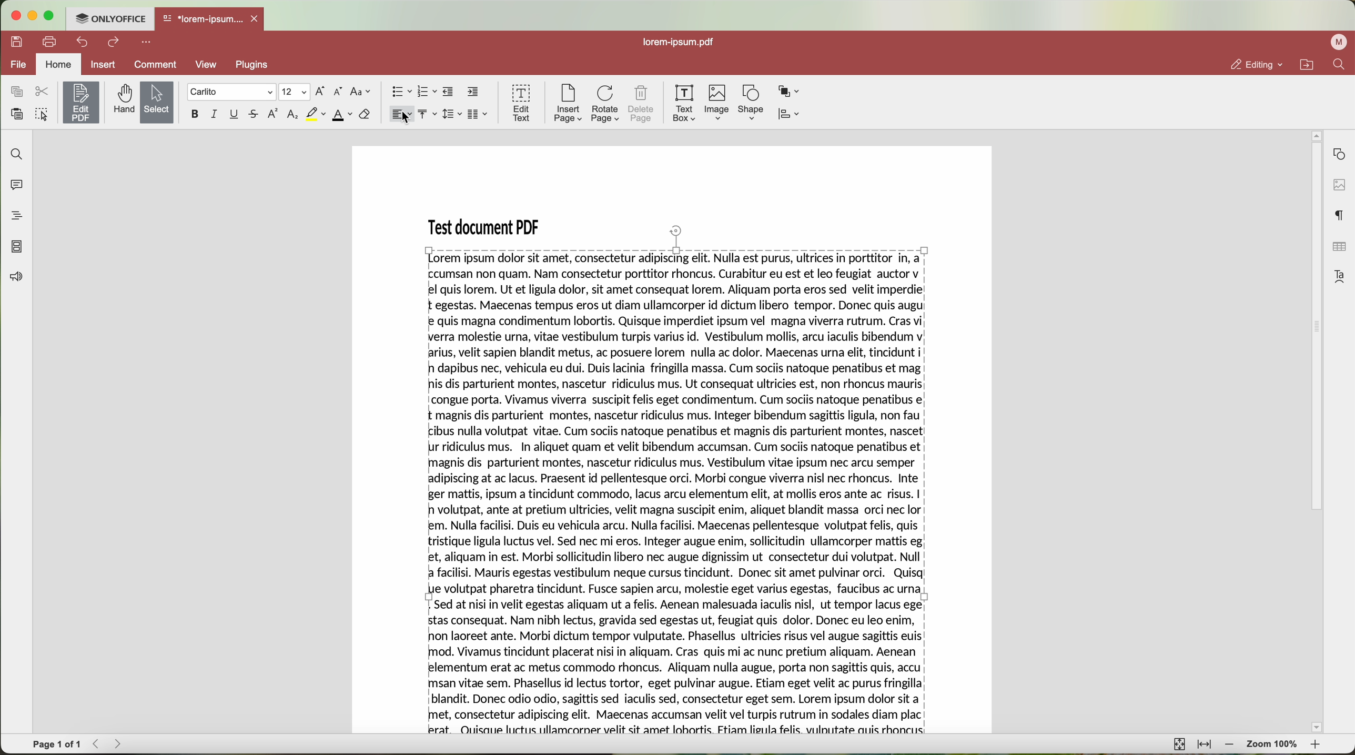 This screenshot has height=755, width=1355. What do you see at coordinates (342, 115) in the screenshot?
I see `font color` at bounding box center [342, 115].